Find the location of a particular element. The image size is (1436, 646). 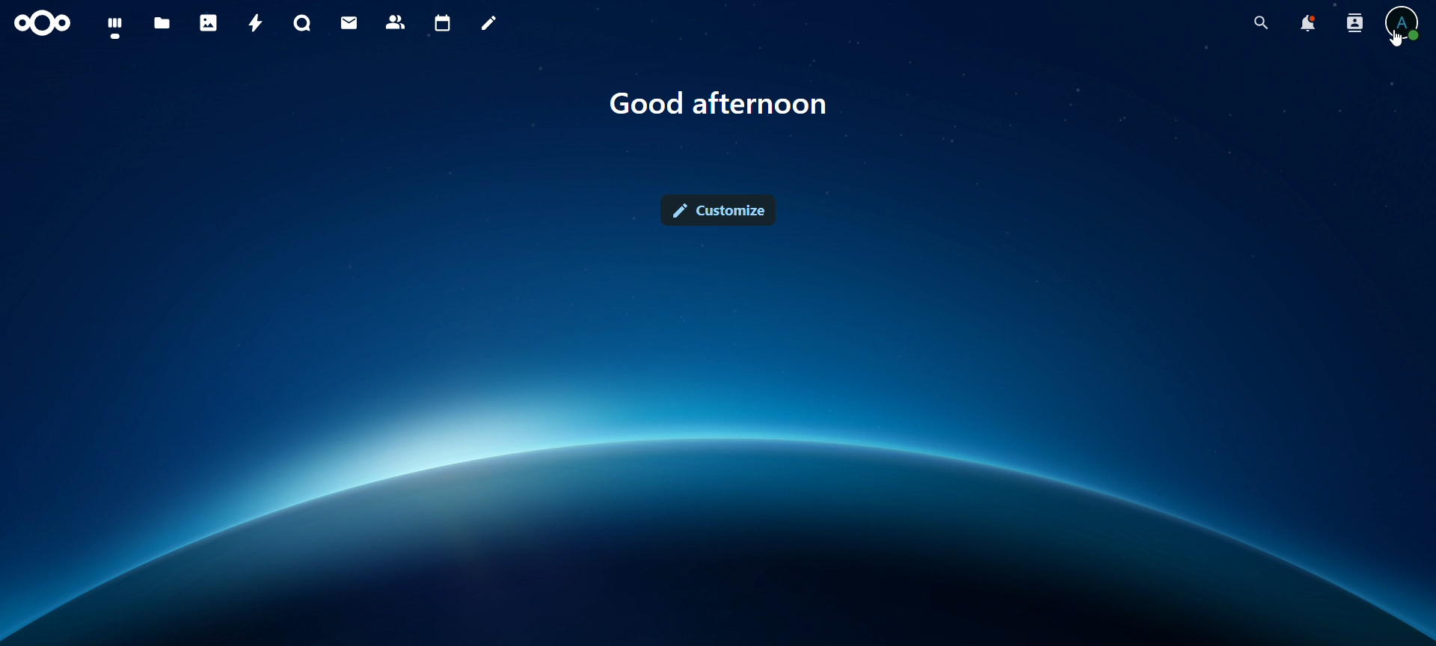

Cursor is located at coordinates (1402, 40).